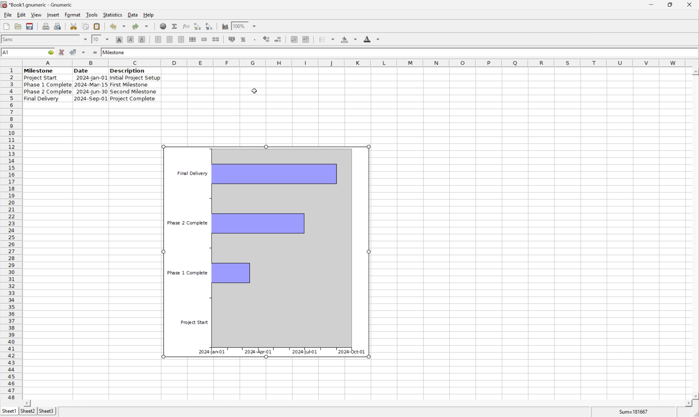  Describe the element at coordinates (695, 233) in the screenshot. I see `scroll bar` at that location.